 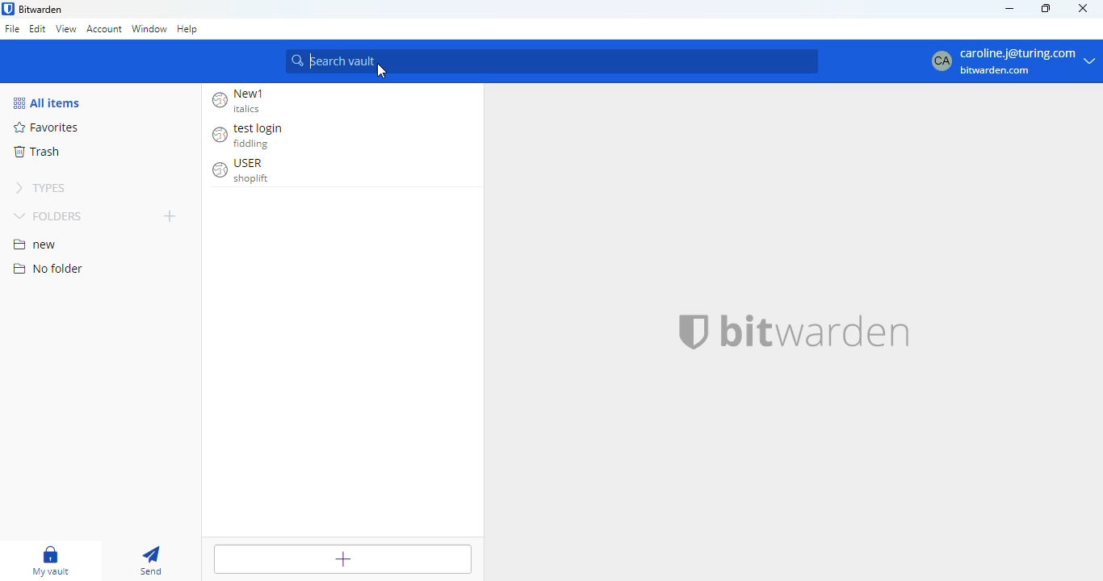 What do you see at coordinates (153, 562) in the screenshot?
I see `send` at bounding box center [153, 562].